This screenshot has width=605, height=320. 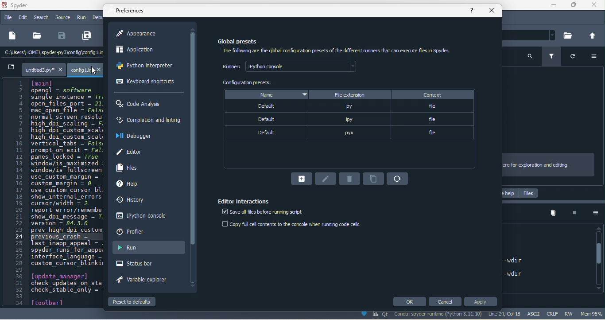 I want to click on close, so click(x=596, y=7).